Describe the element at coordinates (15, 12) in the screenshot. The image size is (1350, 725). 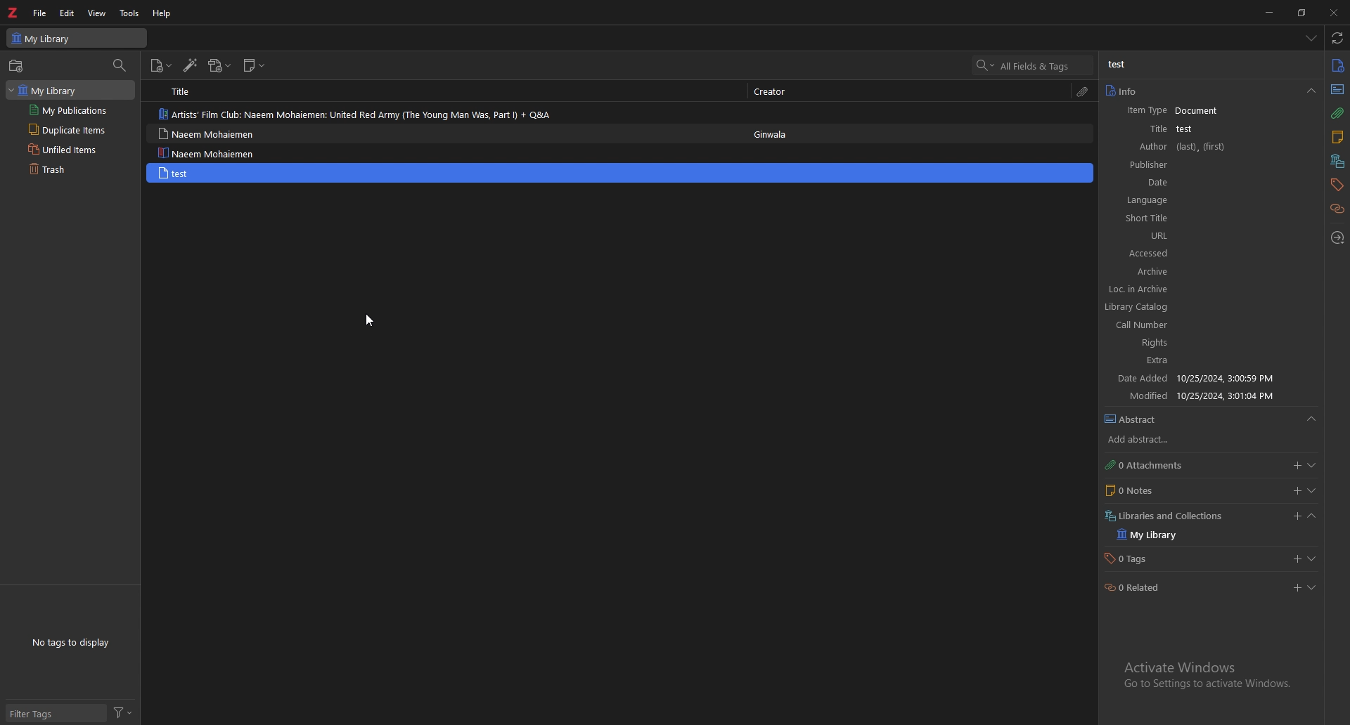
I see `zotero` at that location.